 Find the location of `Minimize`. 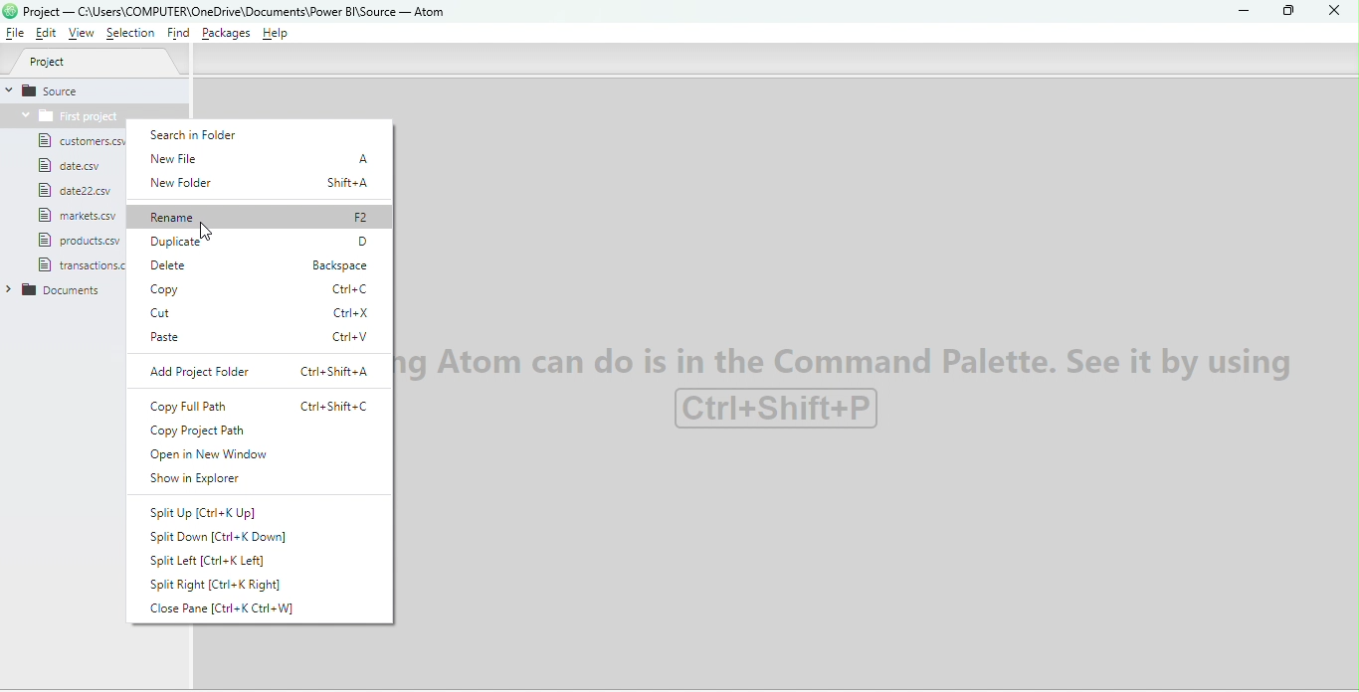

Minimize is located at coordinates (1241, 11).